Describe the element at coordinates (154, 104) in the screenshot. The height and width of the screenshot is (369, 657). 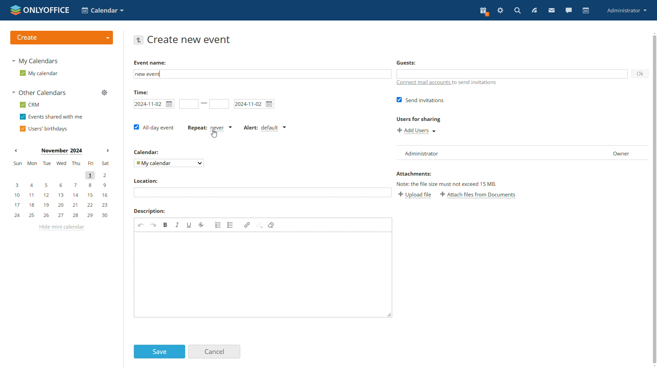
I see `event start date` at that location.